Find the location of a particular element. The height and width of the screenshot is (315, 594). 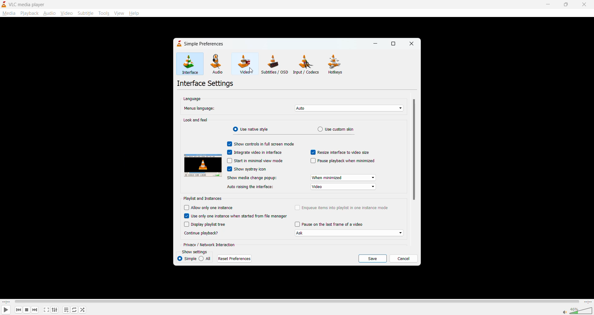

minimize is located at coordinates (549, 4).